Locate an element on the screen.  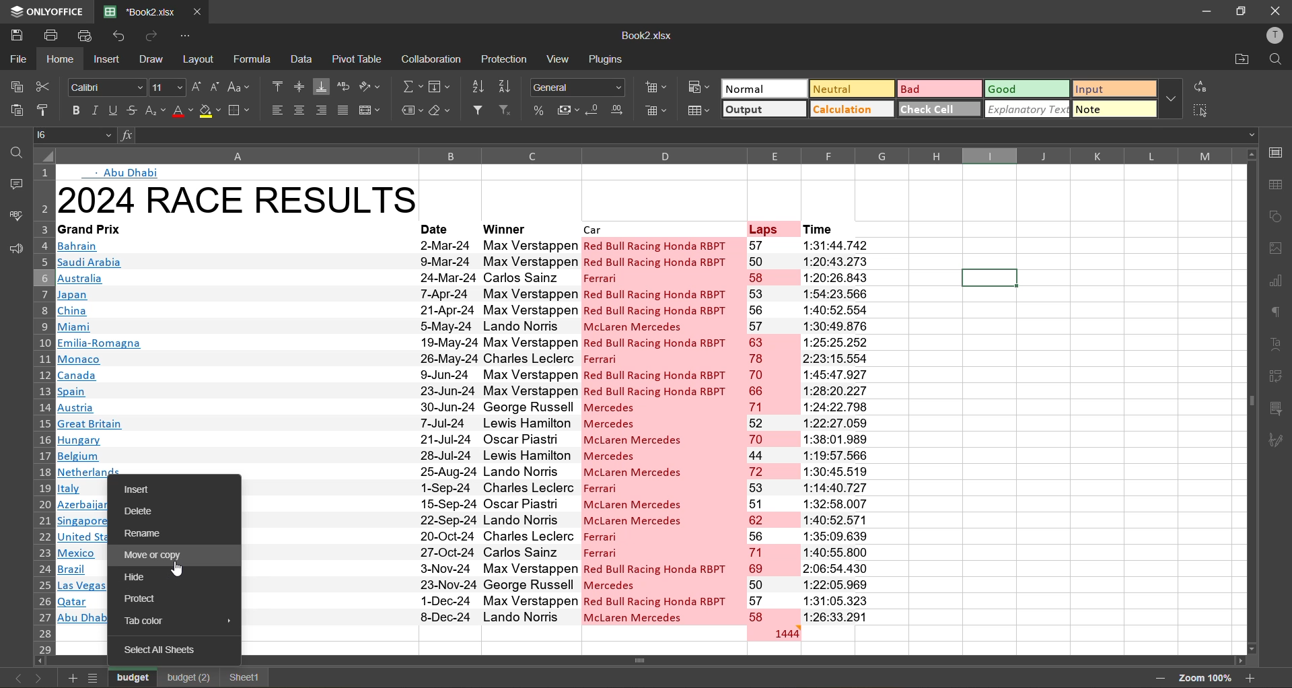
customize quick access toolbar is located at coordinates (186, 36).